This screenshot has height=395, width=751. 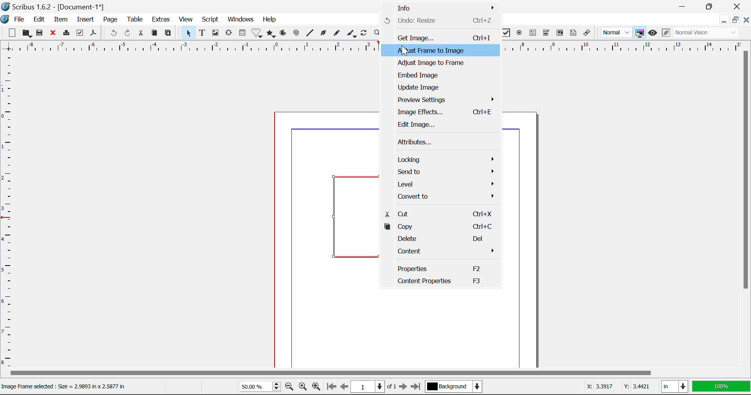 I want to click on Save, so click(x=40, y=34).